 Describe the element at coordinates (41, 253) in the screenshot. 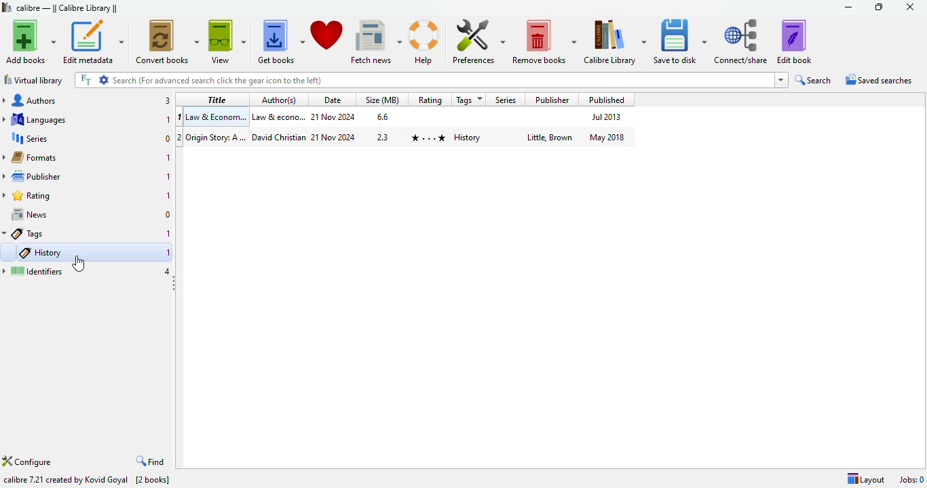

I see `history` at that location.